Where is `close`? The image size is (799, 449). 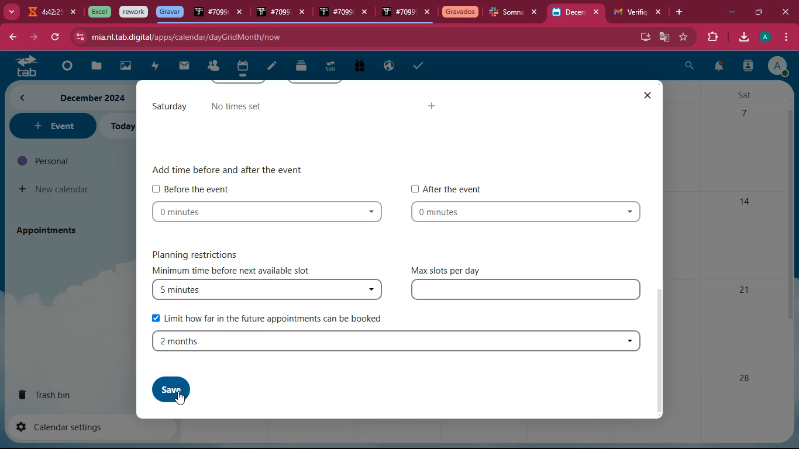
close is located at coordinates (240, 13).